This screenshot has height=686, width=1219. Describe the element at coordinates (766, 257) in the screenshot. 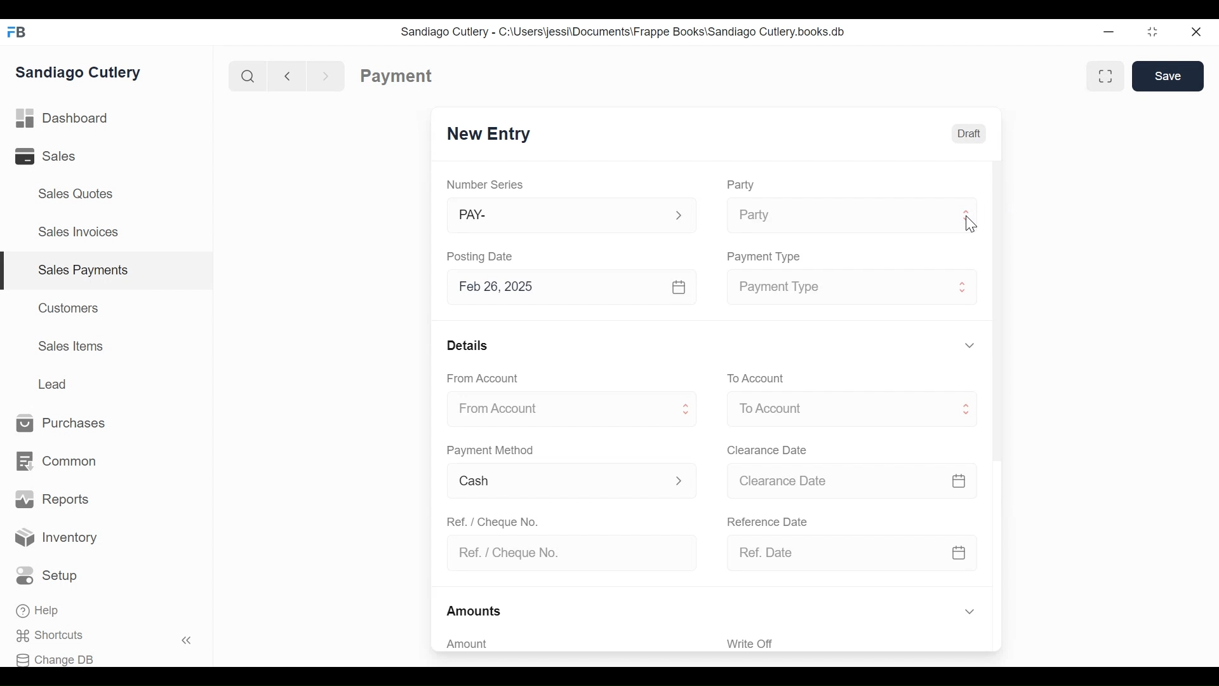

I see `Payment Type` at that location.